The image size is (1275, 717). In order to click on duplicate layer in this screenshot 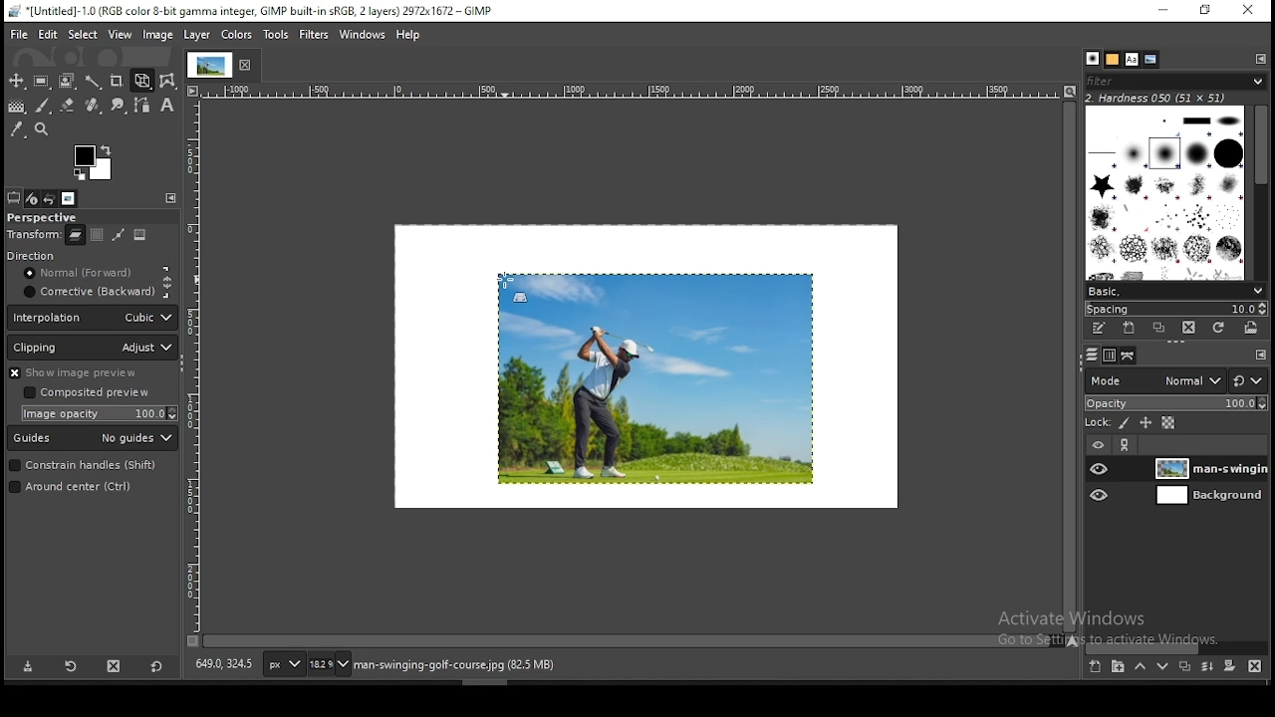, I will do `click(1185, 665)`.